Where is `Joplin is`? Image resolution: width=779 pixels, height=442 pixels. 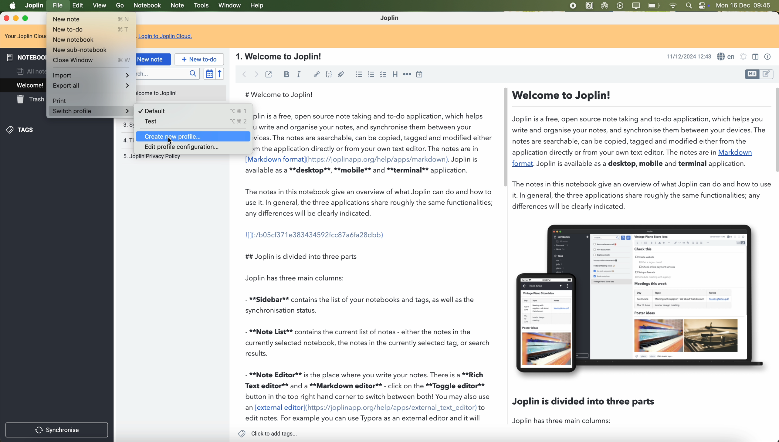 Joplin is is located at coordinates (465, 160).